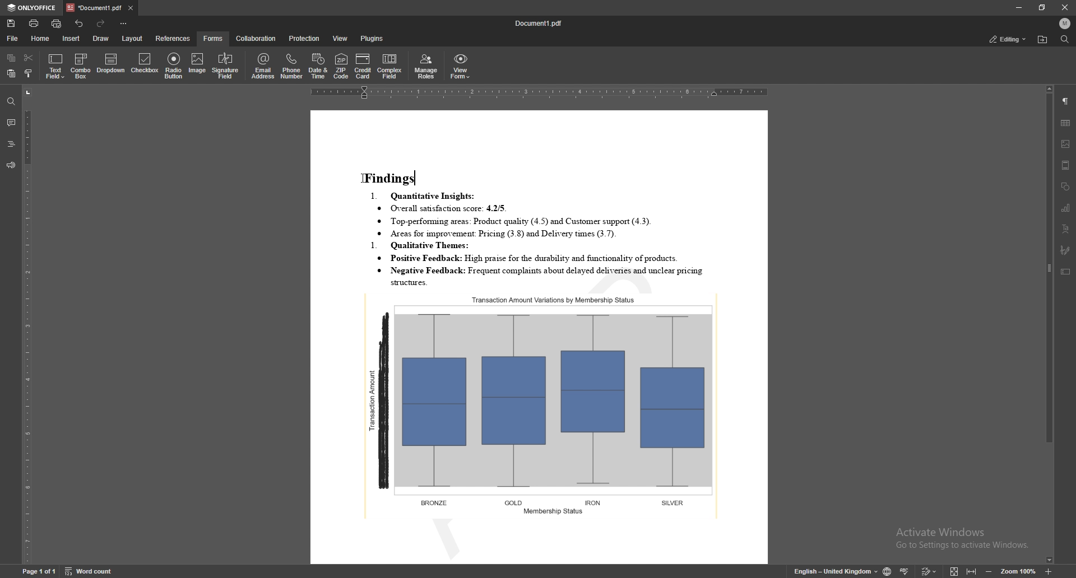 The image size is (1076, 578). Describe the element at coordinates (11, 123) in the screenshot. I see `comment` at that location.